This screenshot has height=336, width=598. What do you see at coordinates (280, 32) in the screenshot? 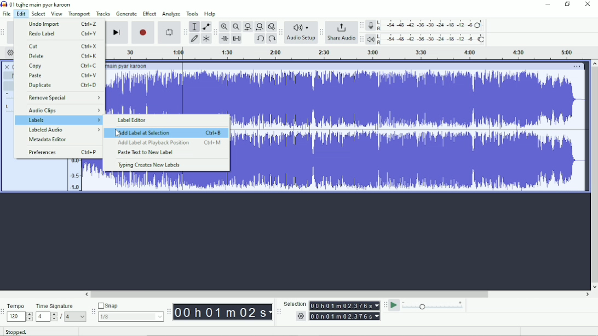
I see `Audacity audio setup tollbar` at bounding box center [280, 32].